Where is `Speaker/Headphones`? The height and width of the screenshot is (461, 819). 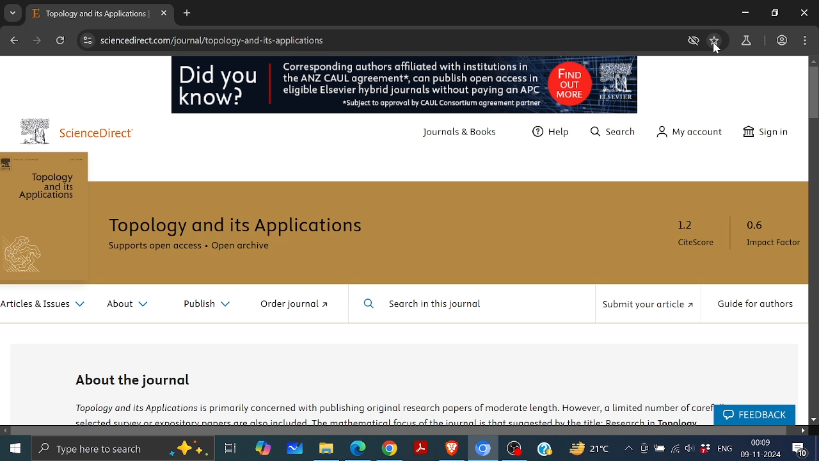 Speaker/Headphones is located at coordinates (690, 447).